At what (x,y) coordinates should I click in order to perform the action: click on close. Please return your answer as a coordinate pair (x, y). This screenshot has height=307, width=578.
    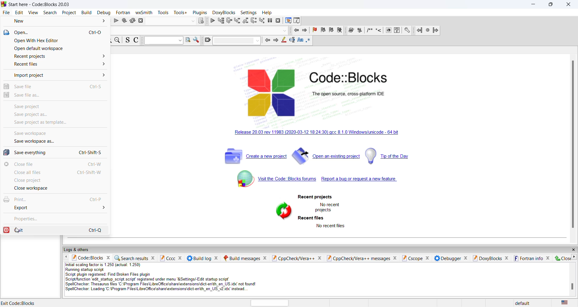
    Looking at the image, I should click on (570, 5).